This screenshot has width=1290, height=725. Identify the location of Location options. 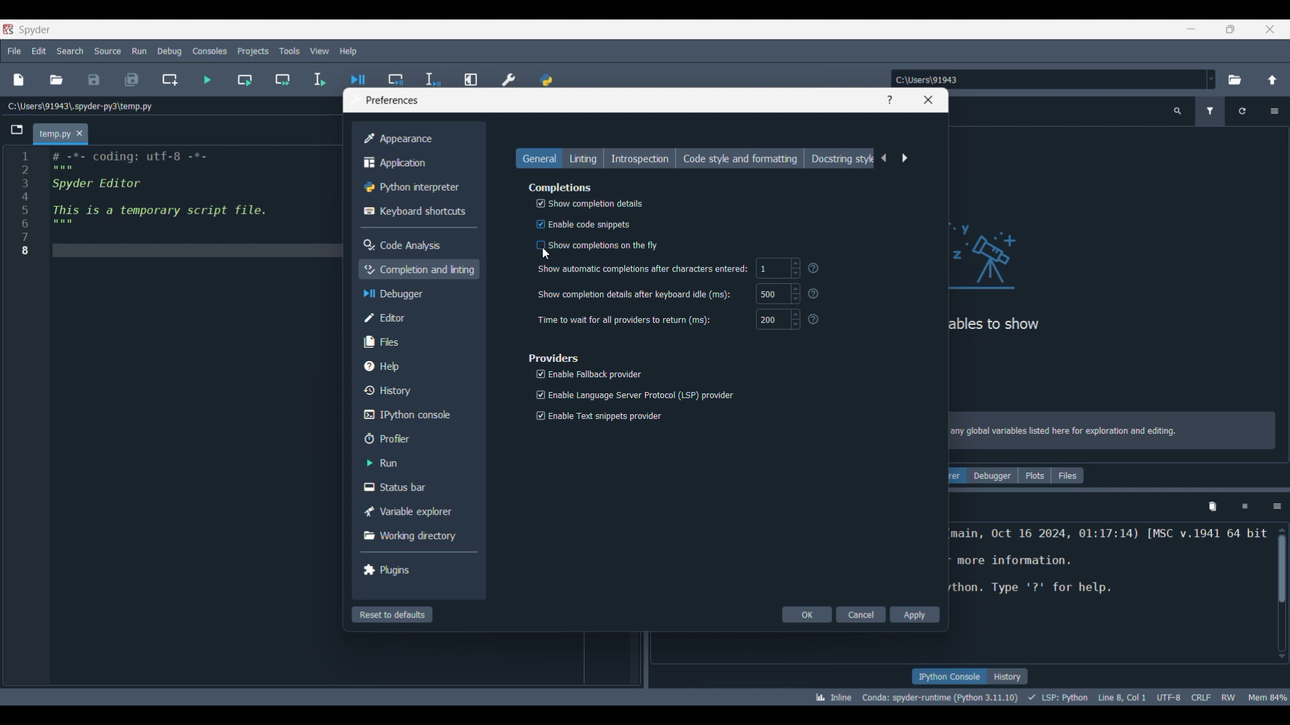
(1211, 79).